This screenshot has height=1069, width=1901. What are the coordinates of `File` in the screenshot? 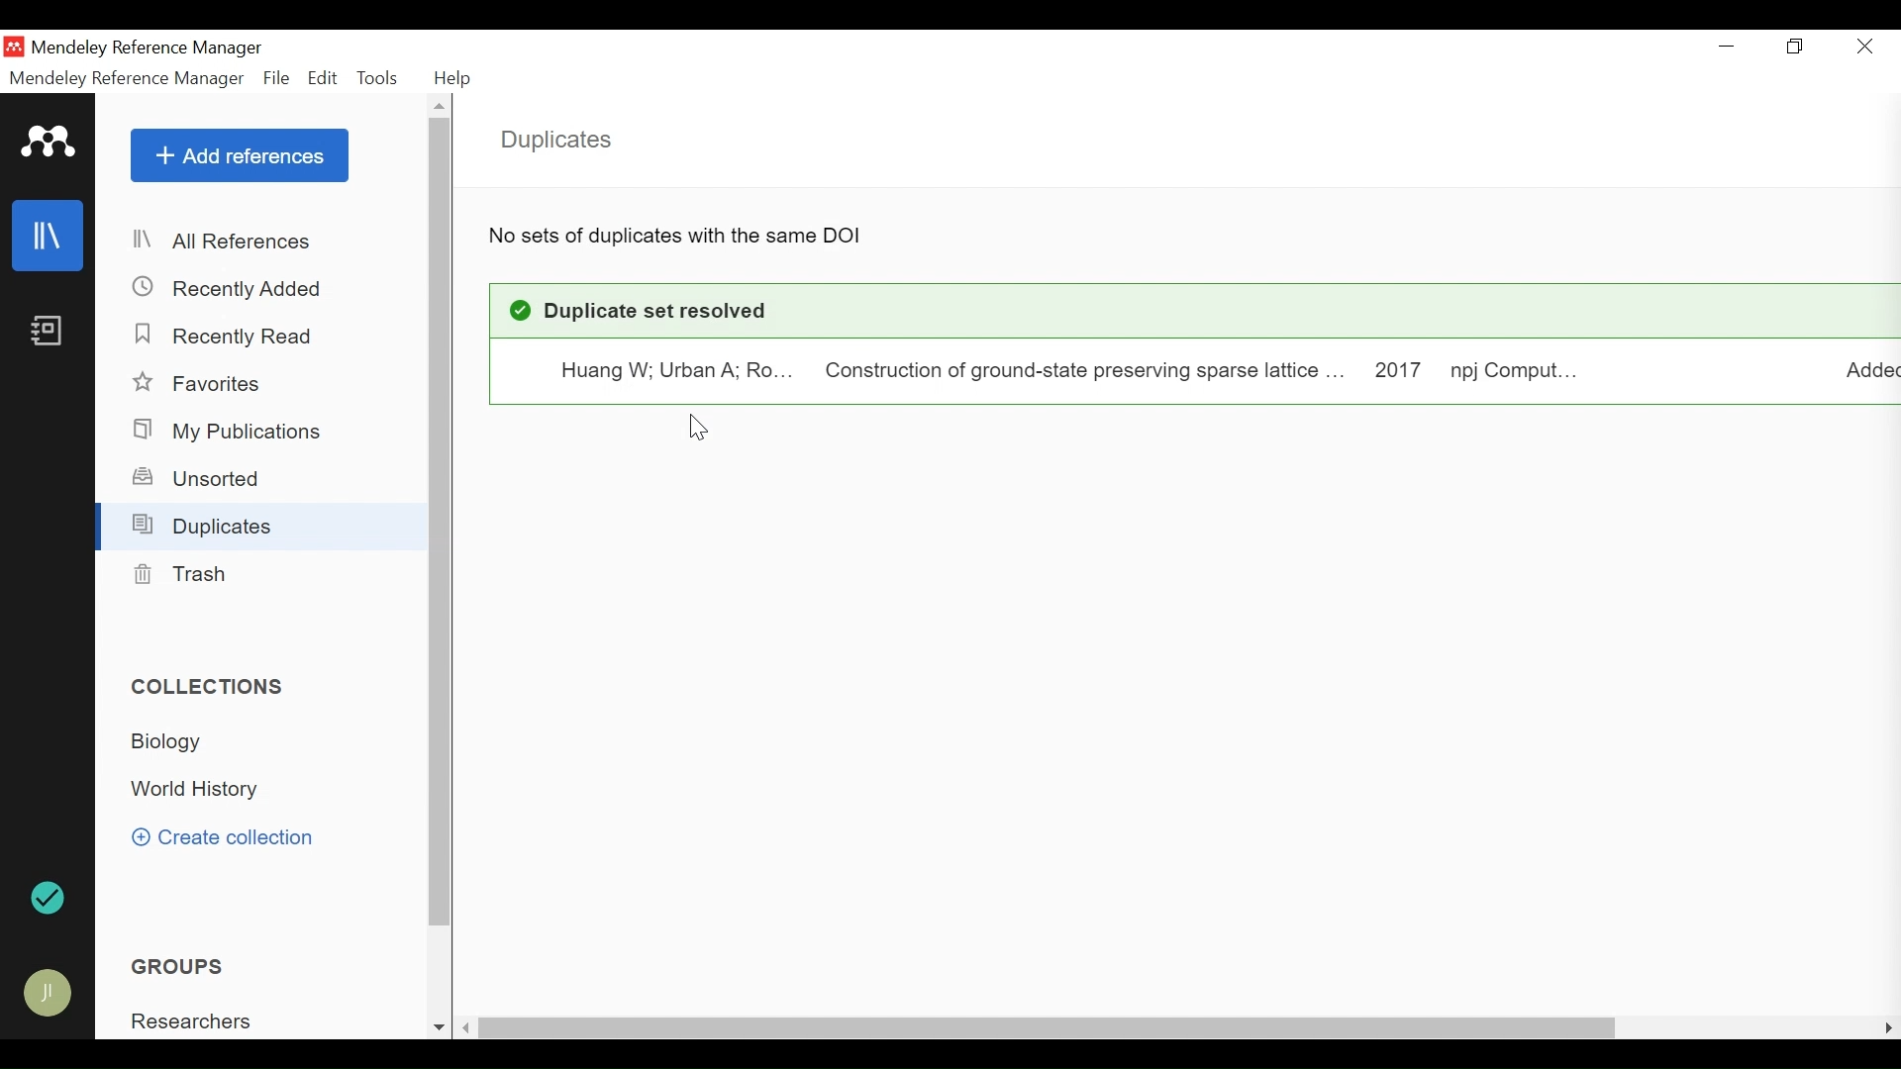 It's located at (276, 79).